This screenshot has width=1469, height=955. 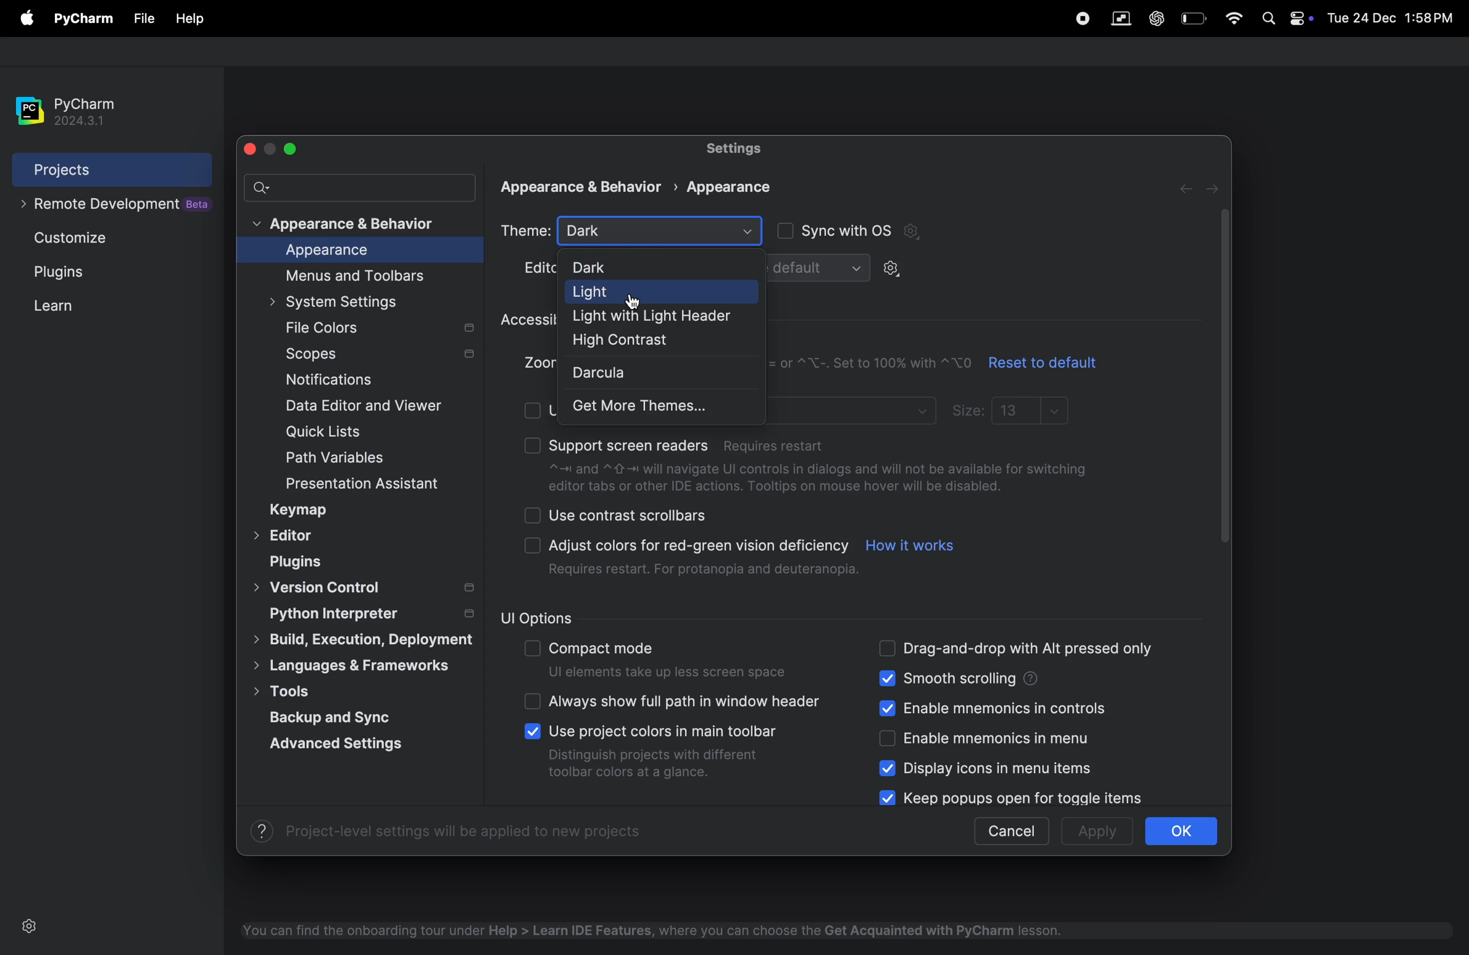 I want to click on You can find the onboarding tour under Help > Learn IDE Features, where you can choose the Get Acquainted with PyCharm lesson., so click(x=655, y=926).